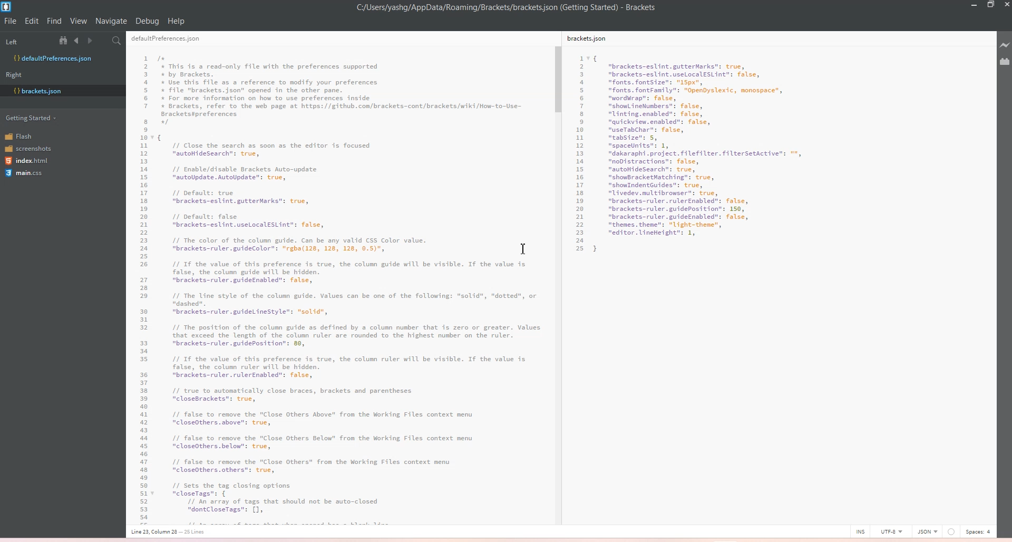  I want to click on Bracket.json, so click(37, 91).